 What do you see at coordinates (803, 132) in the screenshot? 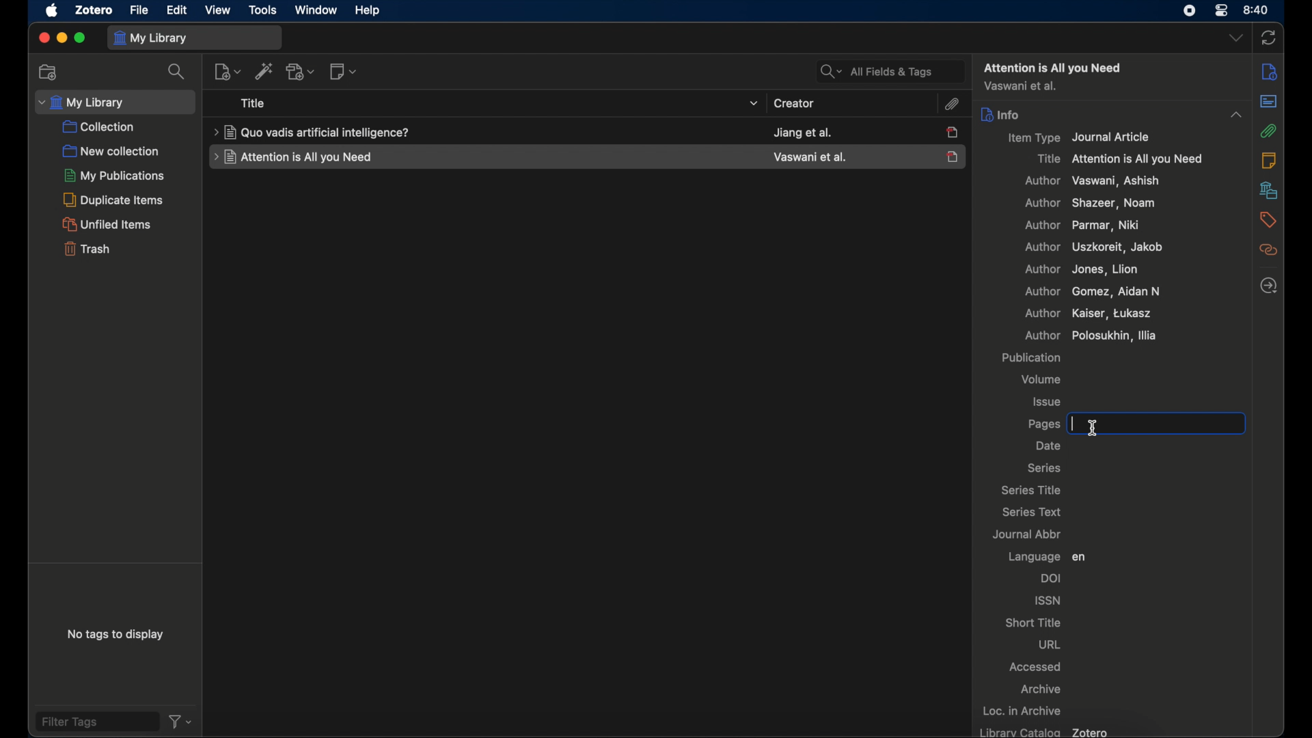
I see `creator name` at bounding box center [803, 132].